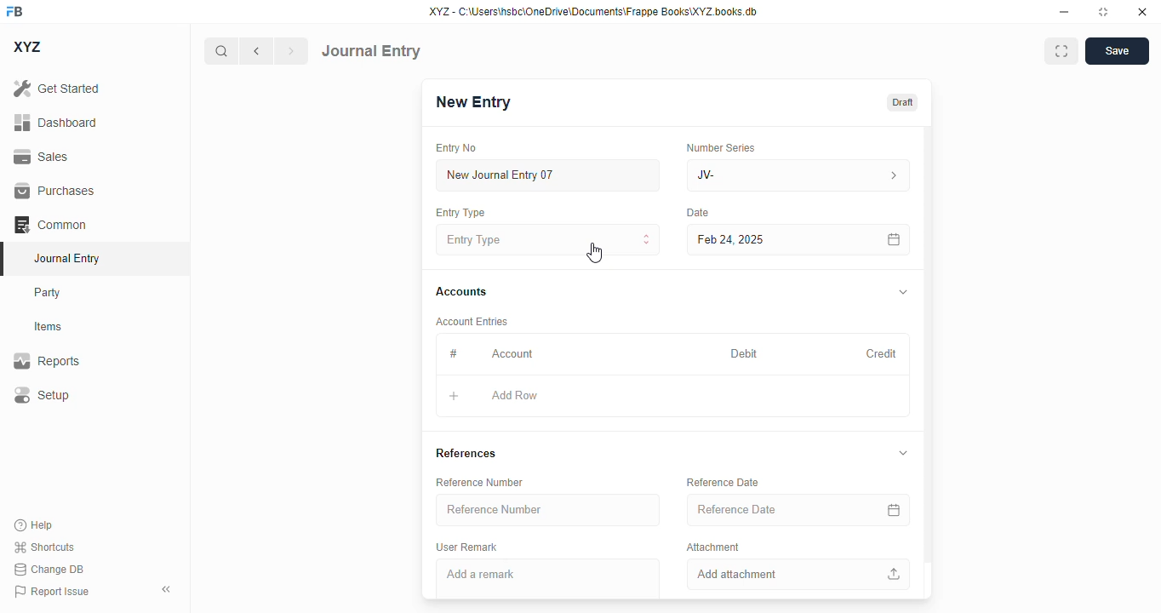 The width and height of the screenshot is (1161, 613). Describe the element at coordinates (68, 258) in the screenshot. I see `journal entry` at that location.